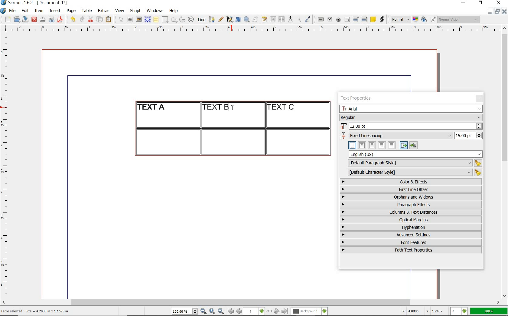 The height and width of the screenshot is (316, 508). I want to click on font style, so click(411, 117).